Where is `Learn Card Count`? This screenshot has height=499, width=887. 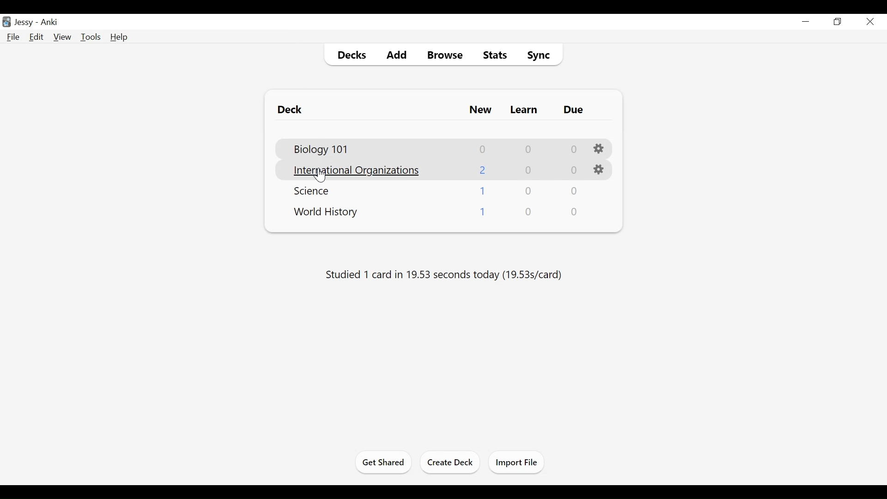
Learn Card Count is located at coordinates (529, 170).